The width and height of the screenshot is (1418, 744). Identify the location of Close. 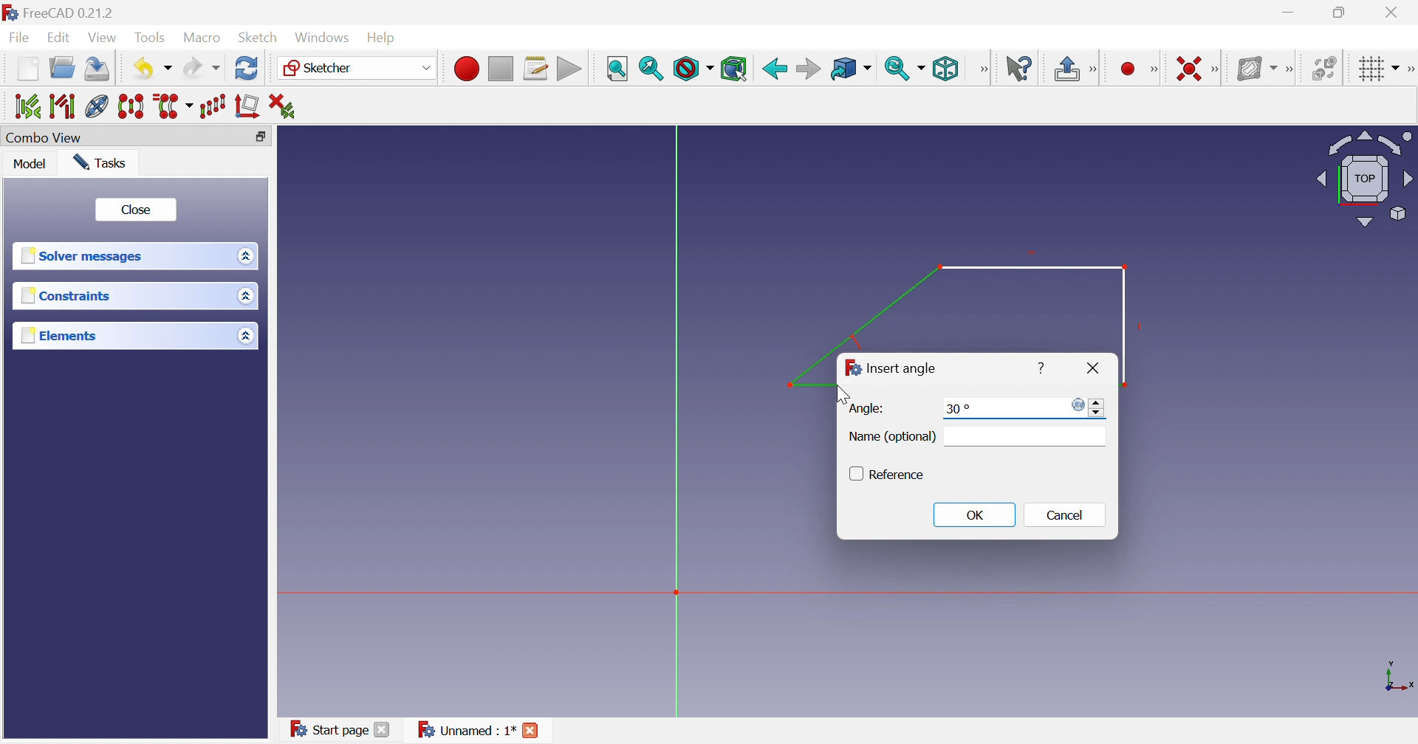
(533, 731).